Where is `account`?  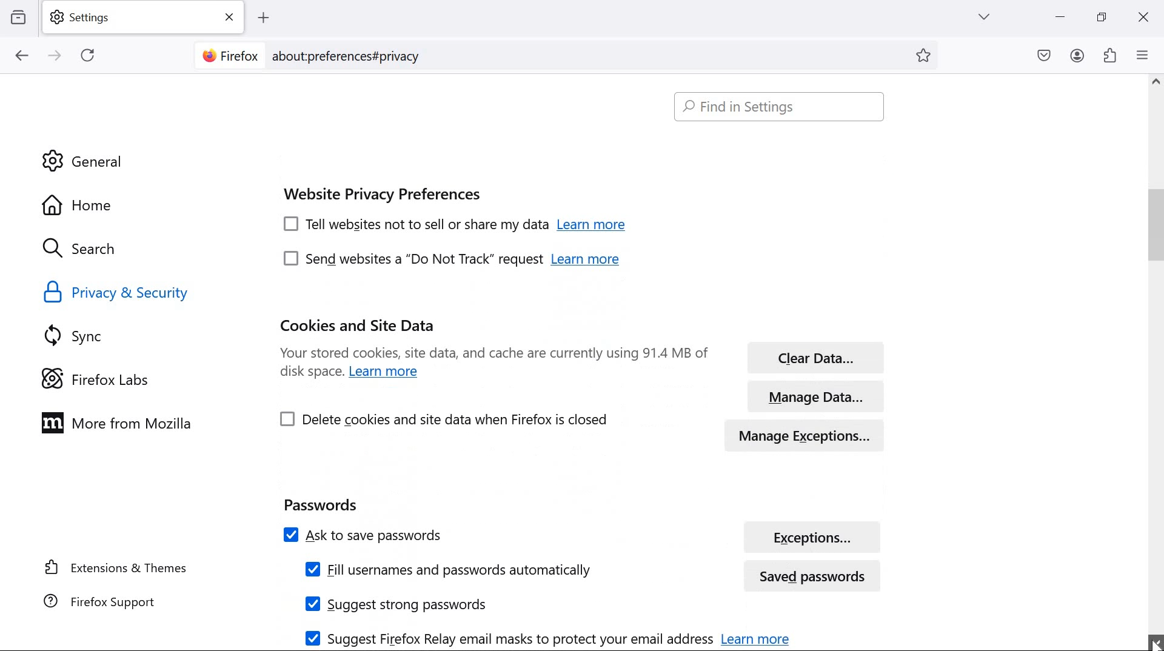
account is located at coordinates (1078, 56).